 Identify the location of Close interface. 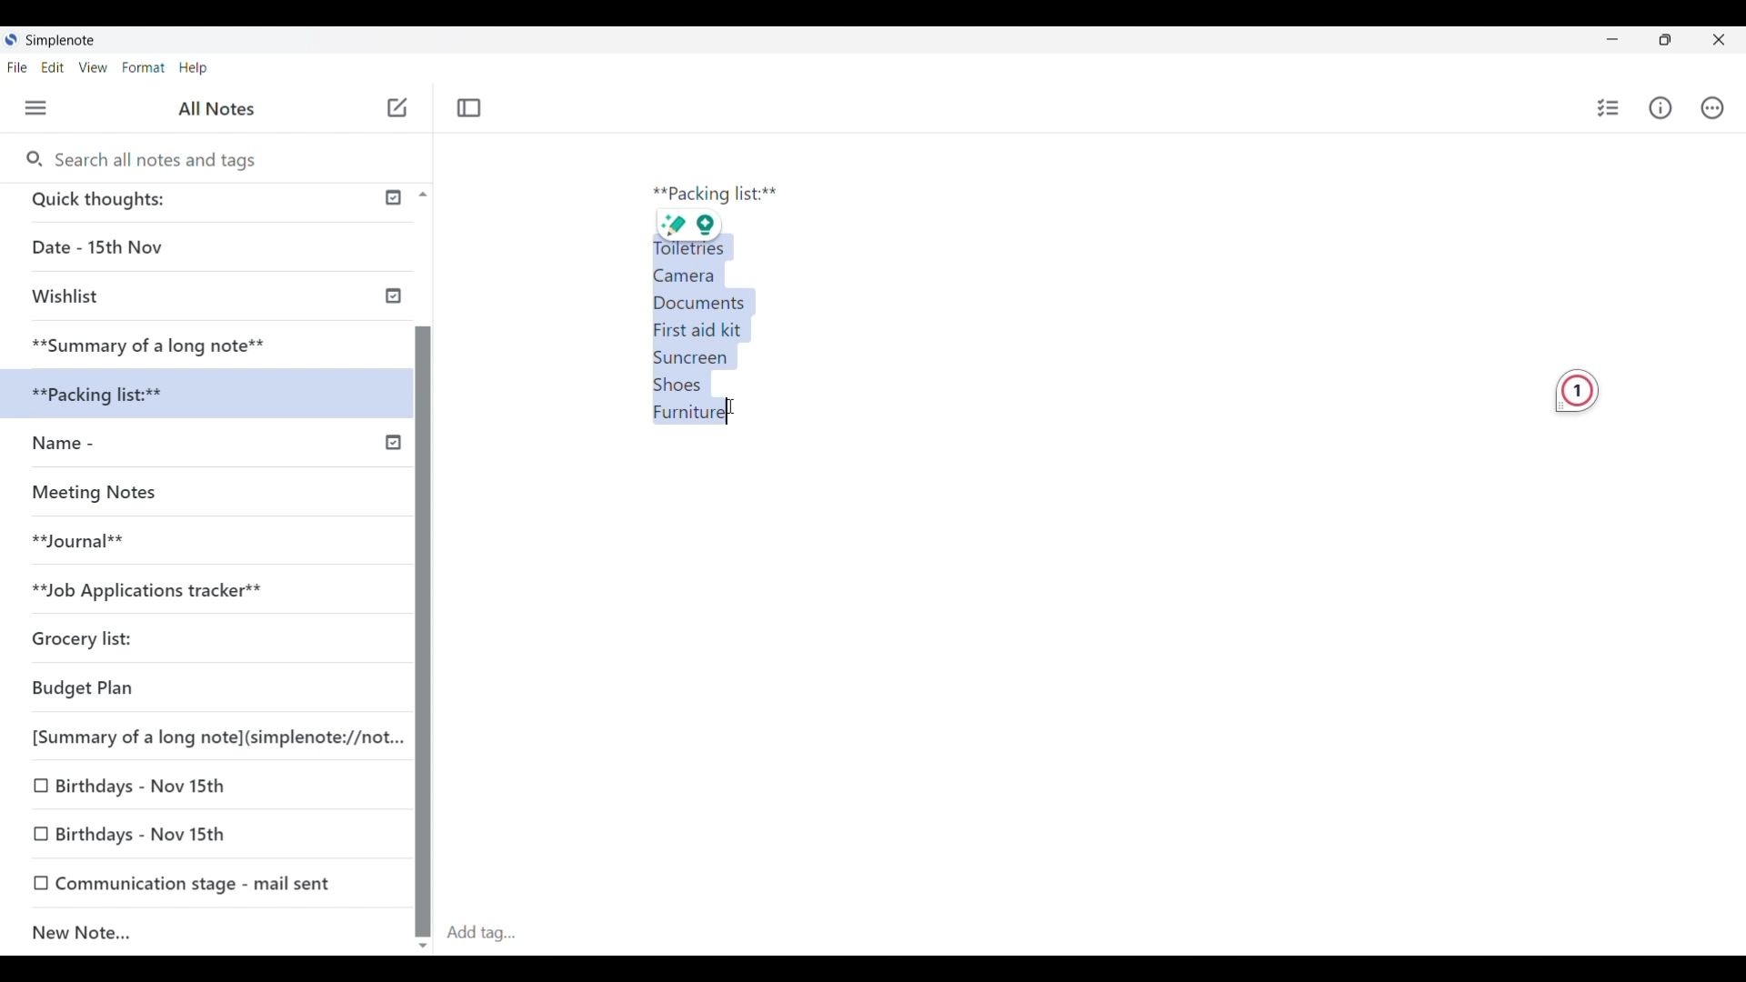
(1719, 39).